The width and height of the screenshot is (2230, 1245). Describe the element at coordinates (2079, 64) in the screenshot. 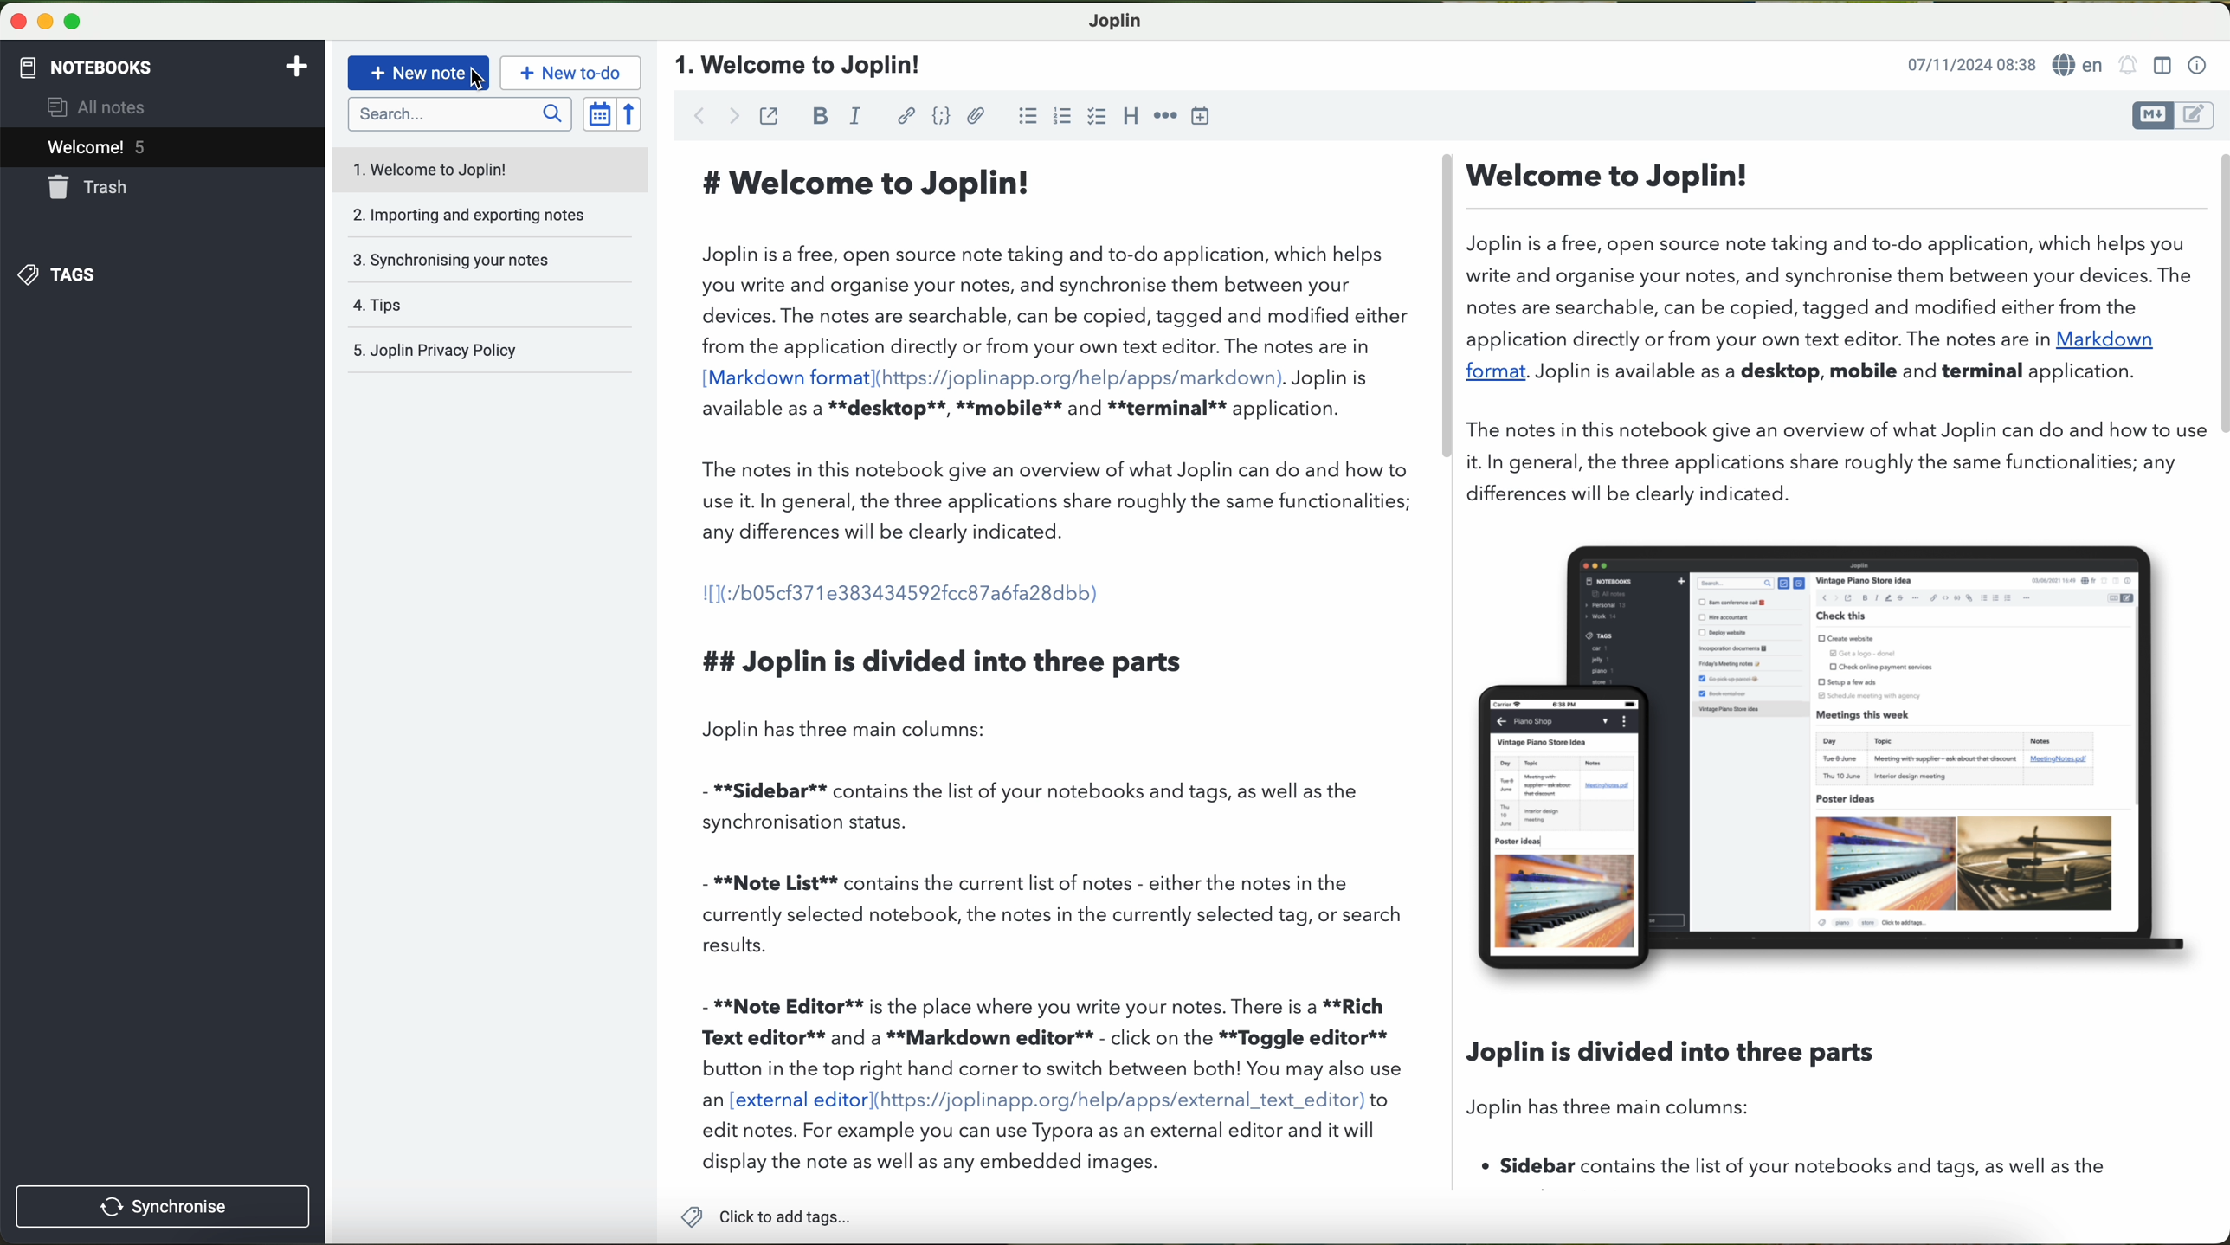

I see `language` at that location.